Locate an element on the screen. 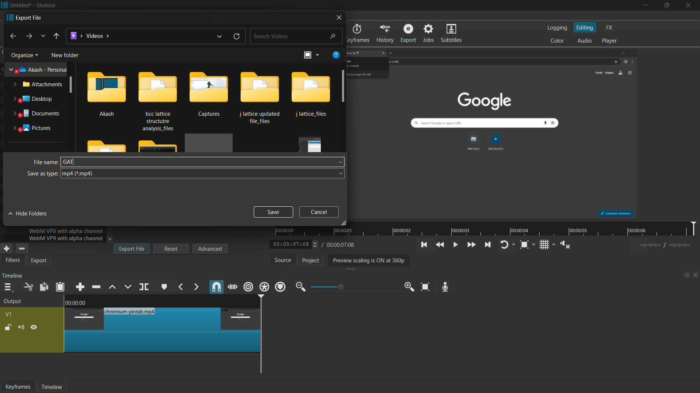  remove is located at coordinates (21, 249).